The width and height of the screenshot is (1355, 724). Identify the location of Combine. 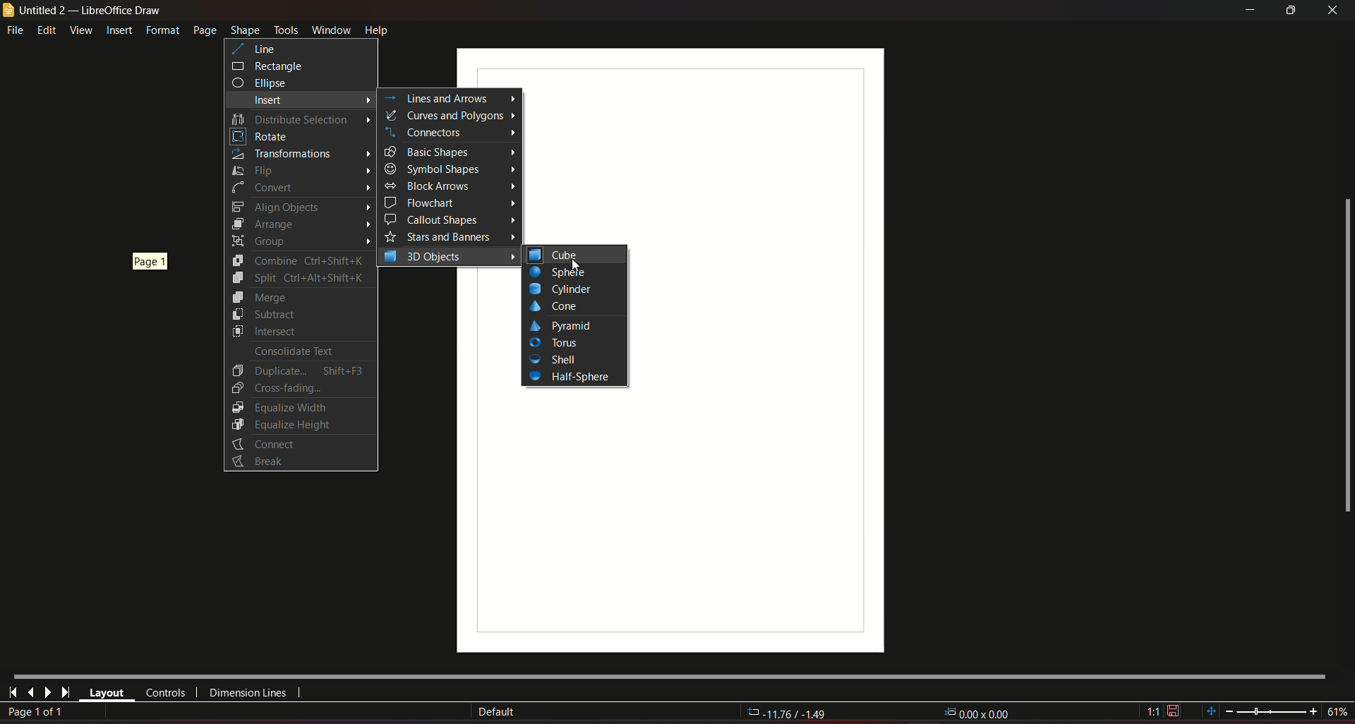
(299, 260).